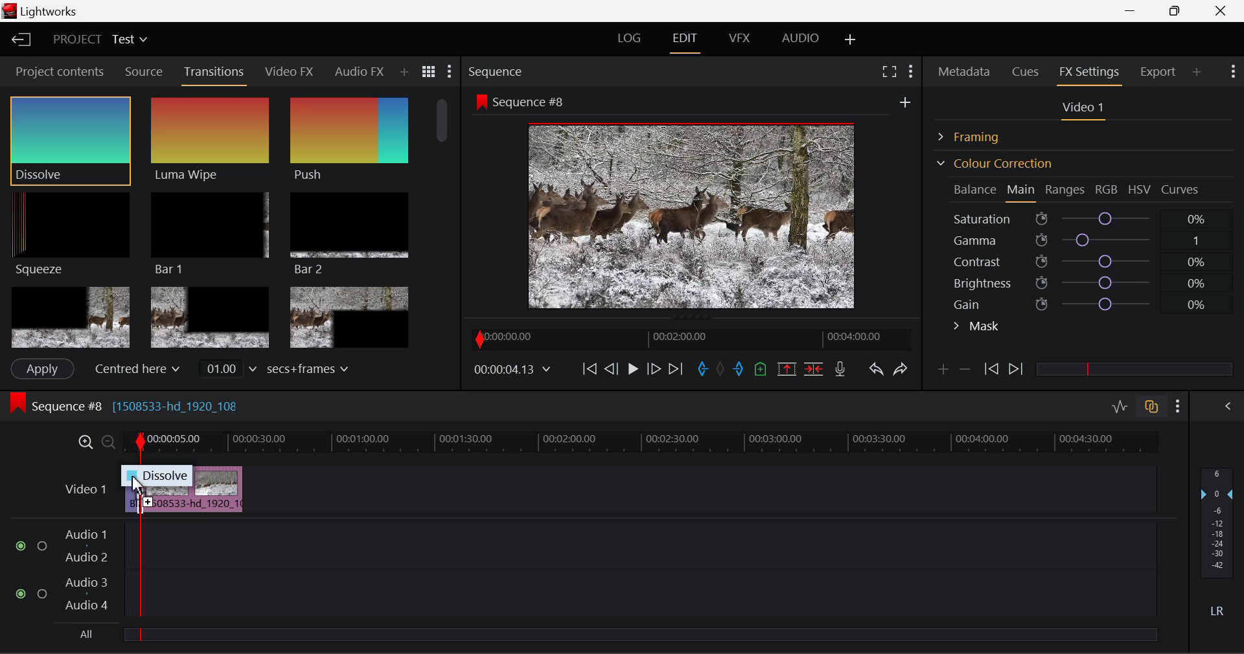 This screenshot has width=1244, height=654. What do you see at coordinates (1085, 280) in the screenshot?
I see `Brightness` at bounding box center [1085, 280].